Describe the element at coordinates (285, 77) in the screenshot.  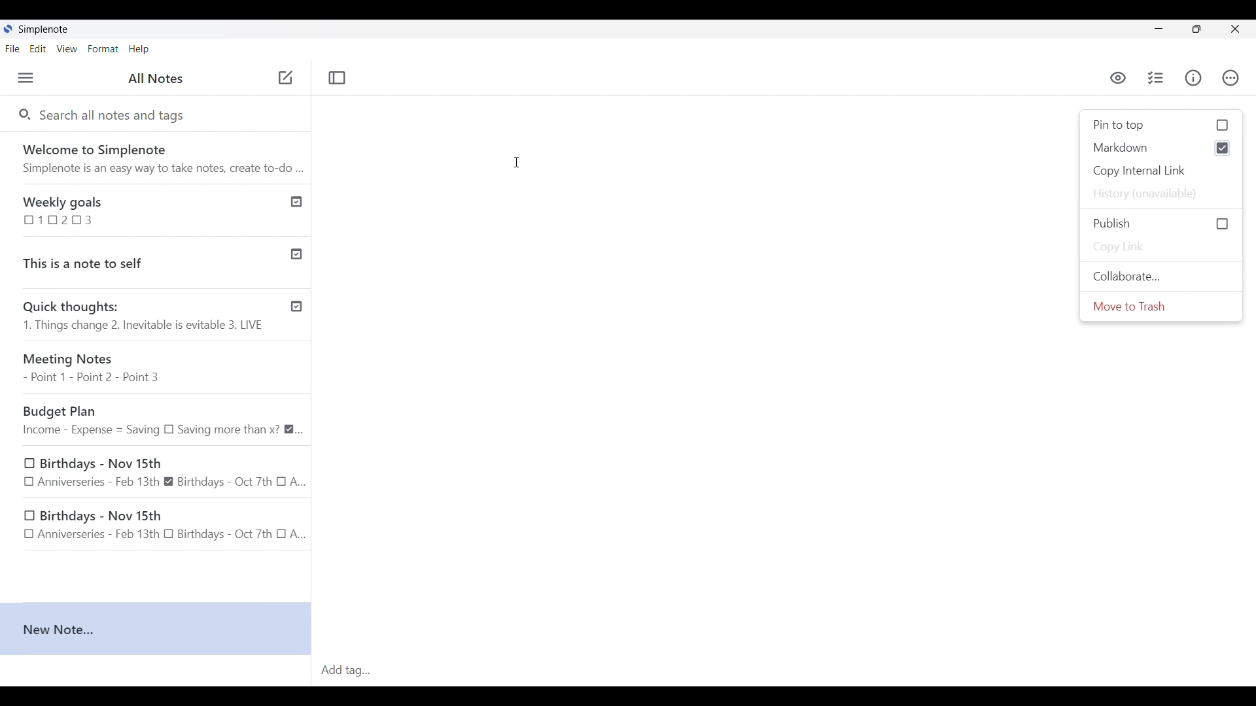
I see `Add new note` at that location.